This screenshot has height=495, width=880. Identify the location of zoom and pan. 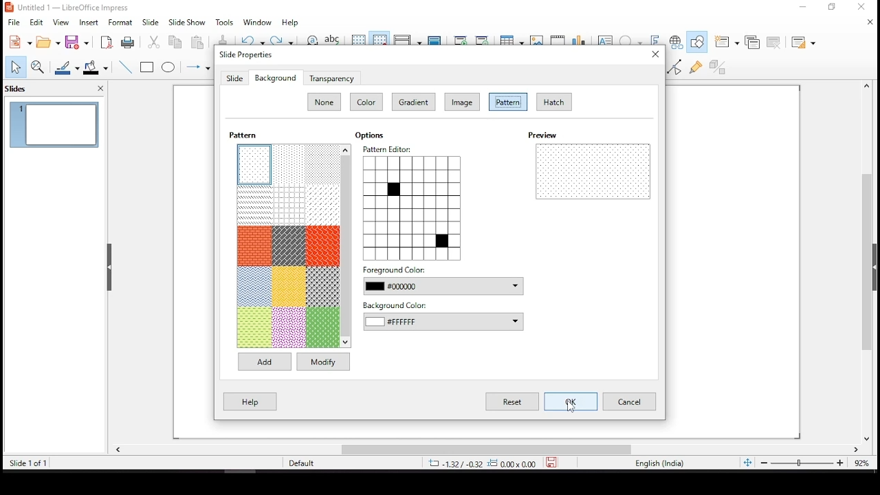
(40, 67).